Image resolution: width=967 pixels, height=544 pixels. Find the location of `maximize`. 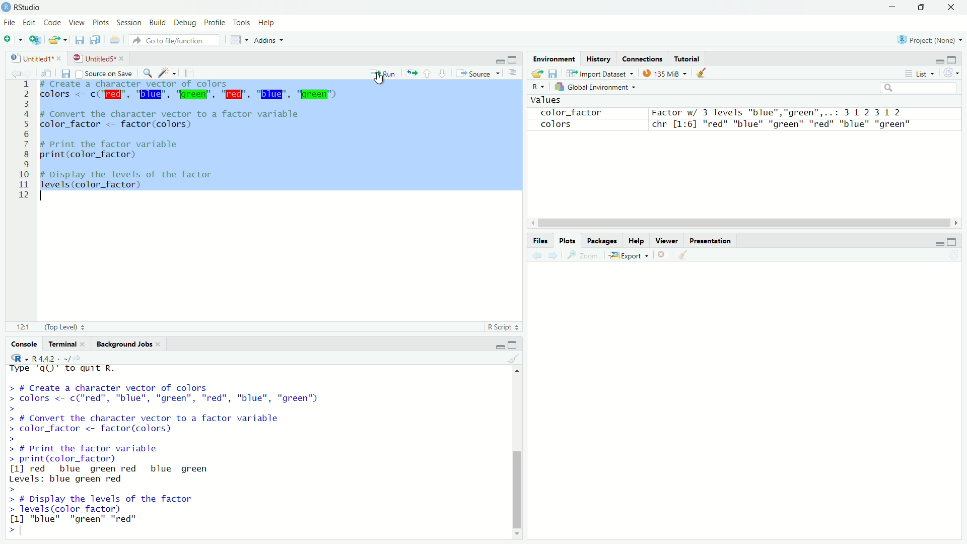

maximize is located at coordinates (956, 58).